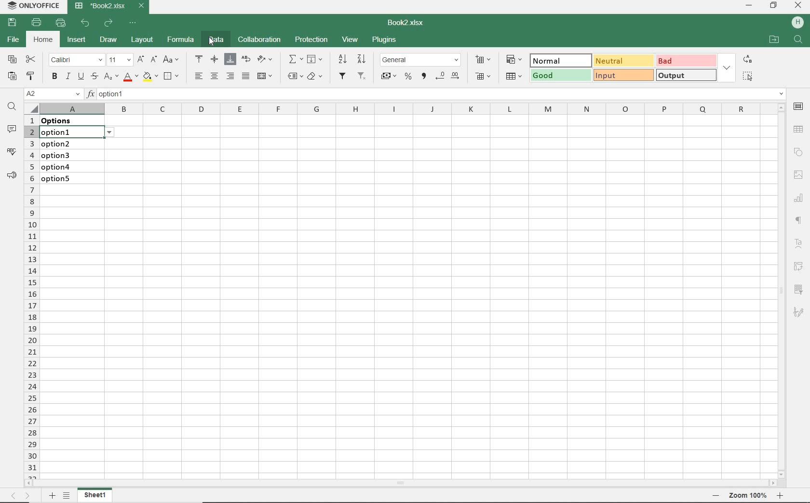  What do you see at coordinates (341, 59) in the screenshot?
I see `SORT DESCENDING` at bounding box center [341, 59].